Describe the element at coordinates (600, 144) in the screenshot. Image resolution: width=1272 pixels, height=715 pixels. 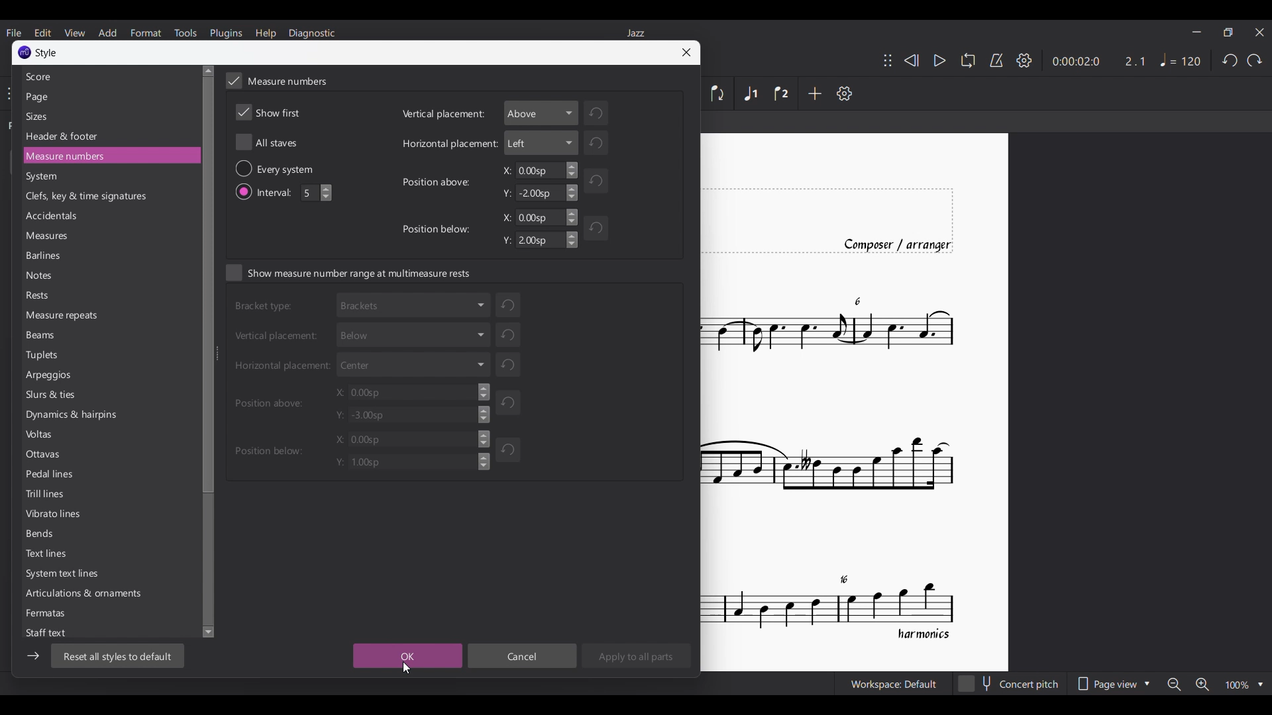
I see `Refresh` at that location.